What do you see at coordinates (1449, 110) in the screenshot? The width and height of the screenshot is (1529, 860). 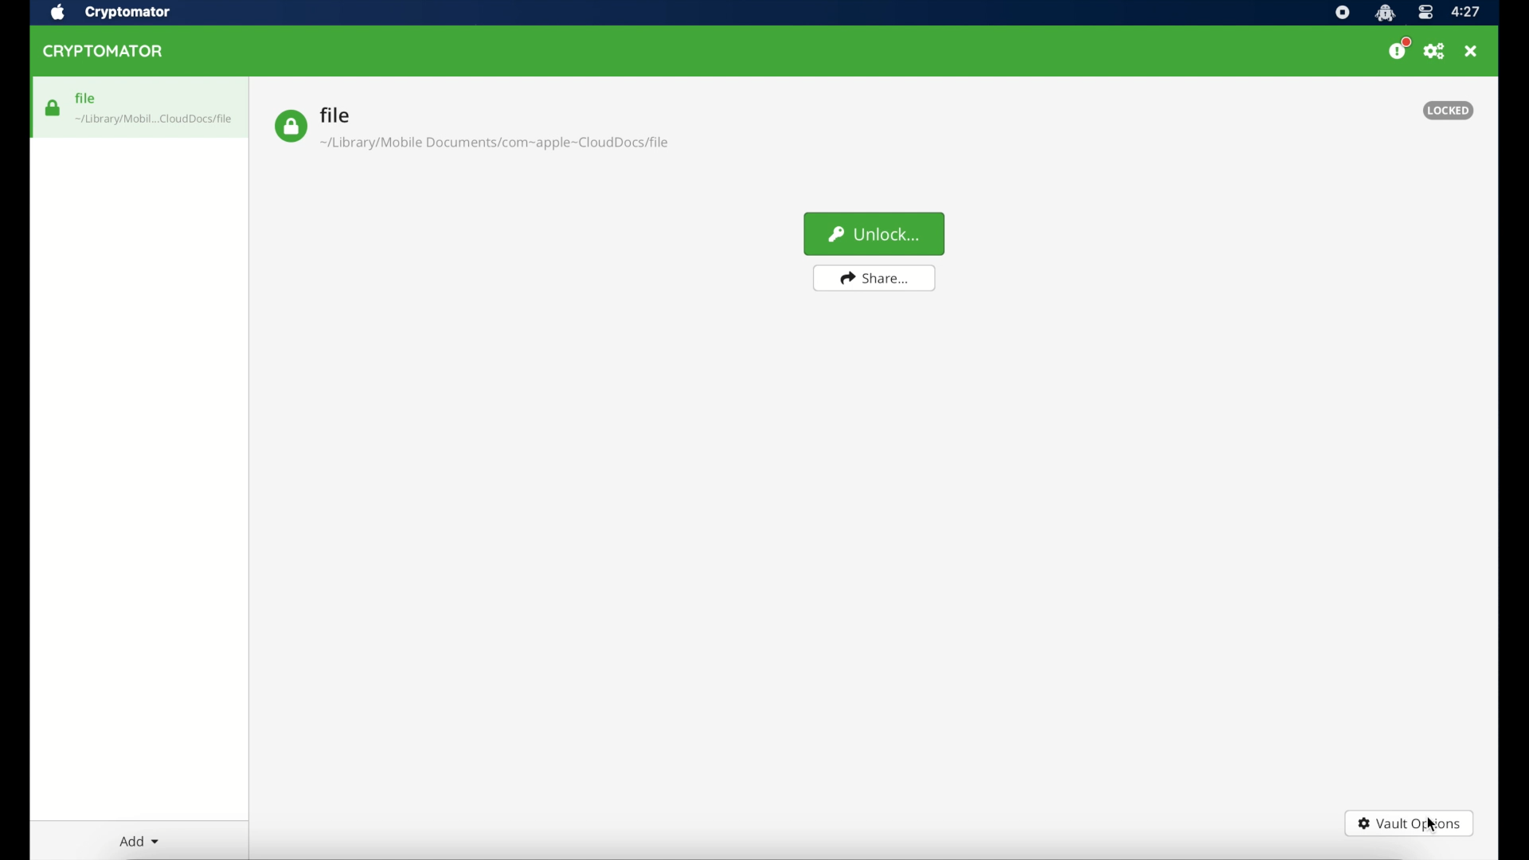 I see `locked` at bounding box center [1449, 110].